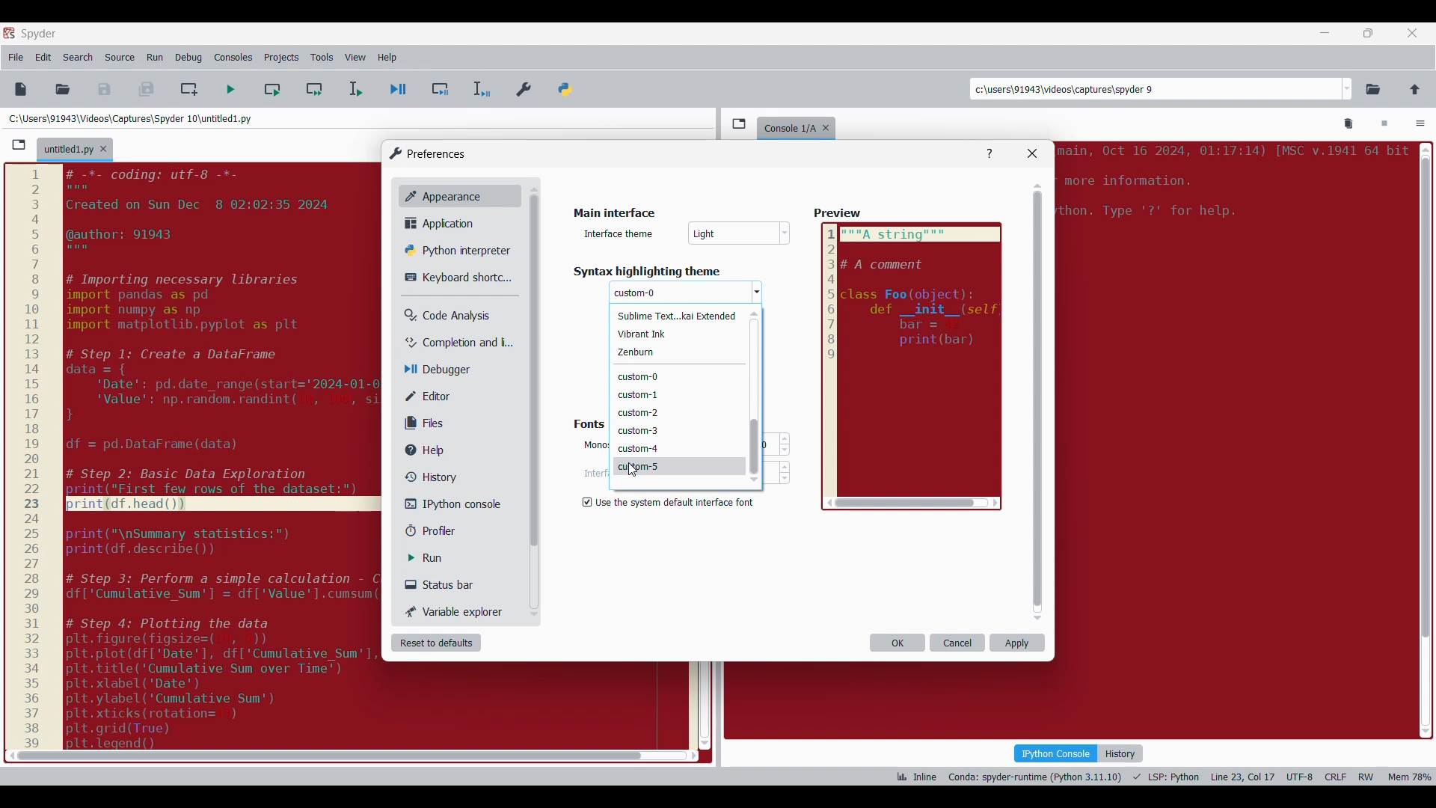 The height and width of the screenshot is (808, 1436). What do you see at coordinates (1017, 643) in the screenshot?
I see `Apply` at bounding box center [1017, 643].